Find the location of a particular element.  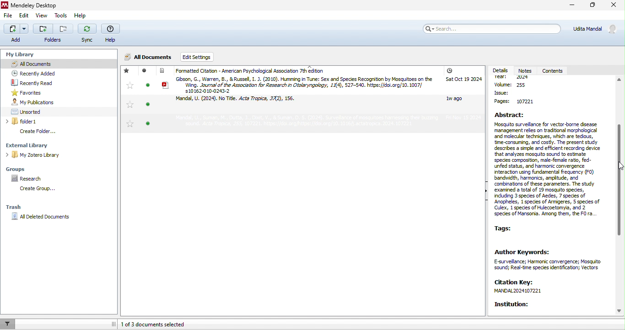

article by Mandal et al, 2024 is located at coordinates (240, 101).